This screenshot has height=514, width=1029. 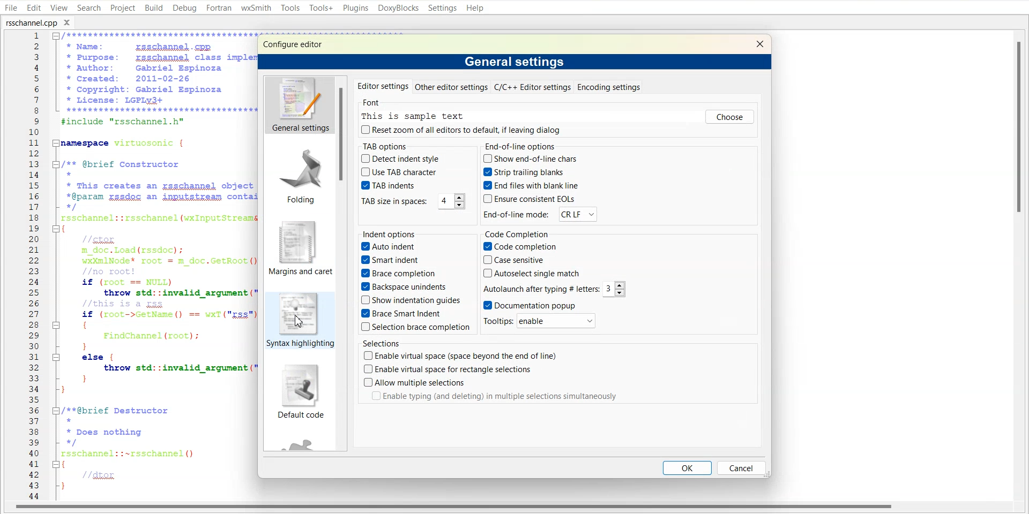 I want to click on End-of-line options, so click(x=522, y=147).